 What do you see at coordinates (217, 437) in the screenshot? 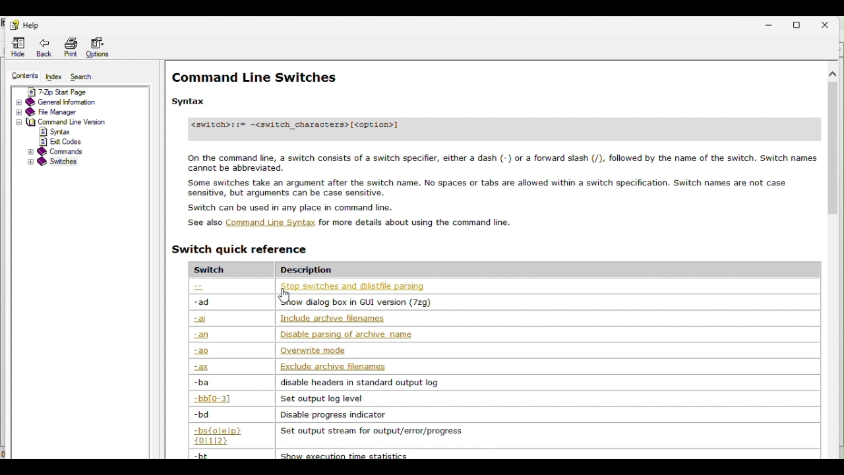
I see `-bs{o|e|p}{0|1|2}` at bounding box center [217, 437].